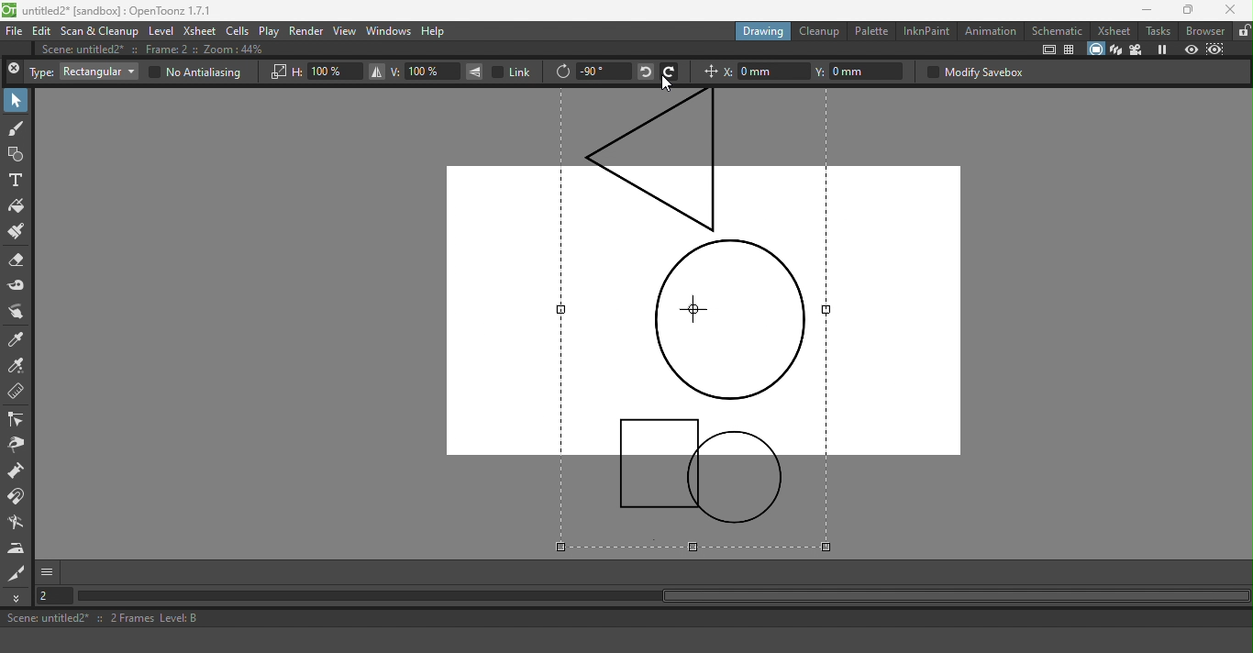  I want to click on Cursor, so click(666, 83).